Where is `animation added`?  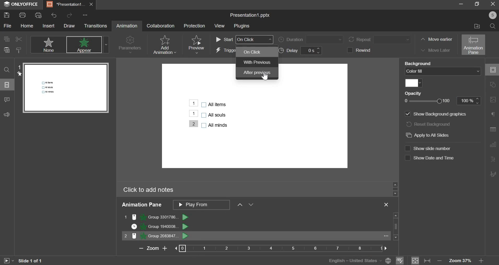 animation added is located at coordinates (193, 103).